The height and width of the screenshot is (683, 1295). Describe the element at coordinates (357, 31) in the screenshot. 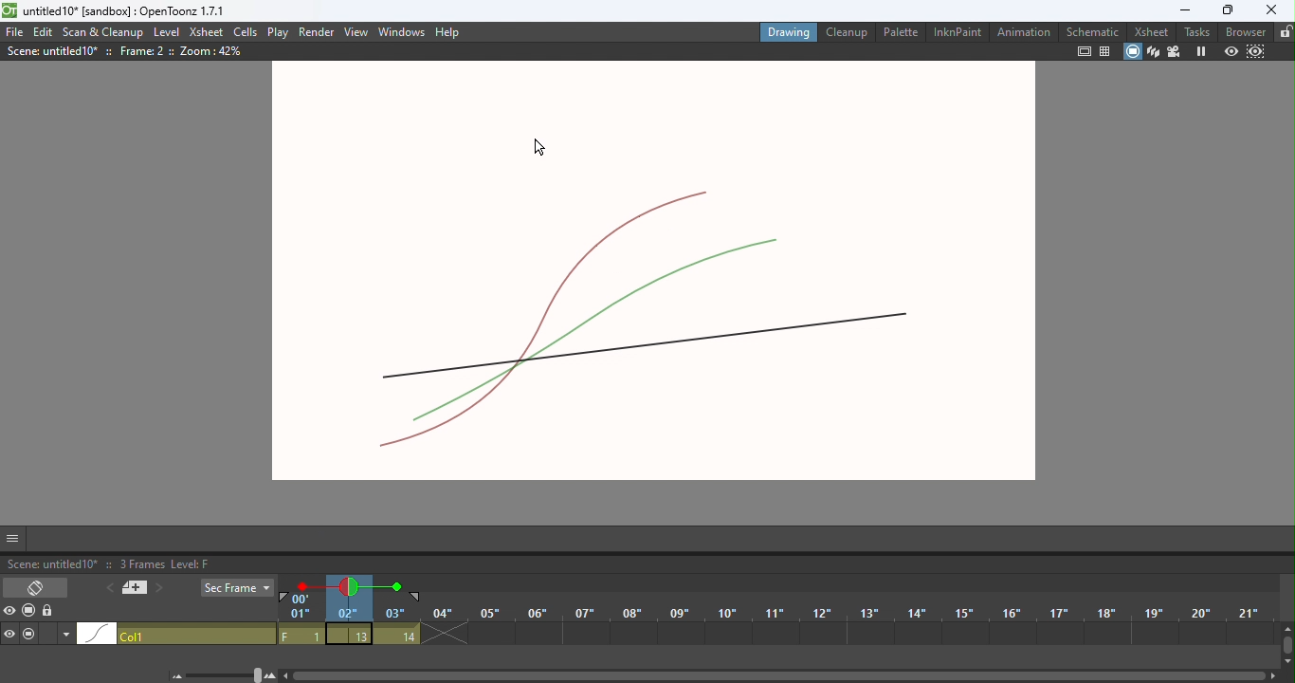

I see `View` at that location.